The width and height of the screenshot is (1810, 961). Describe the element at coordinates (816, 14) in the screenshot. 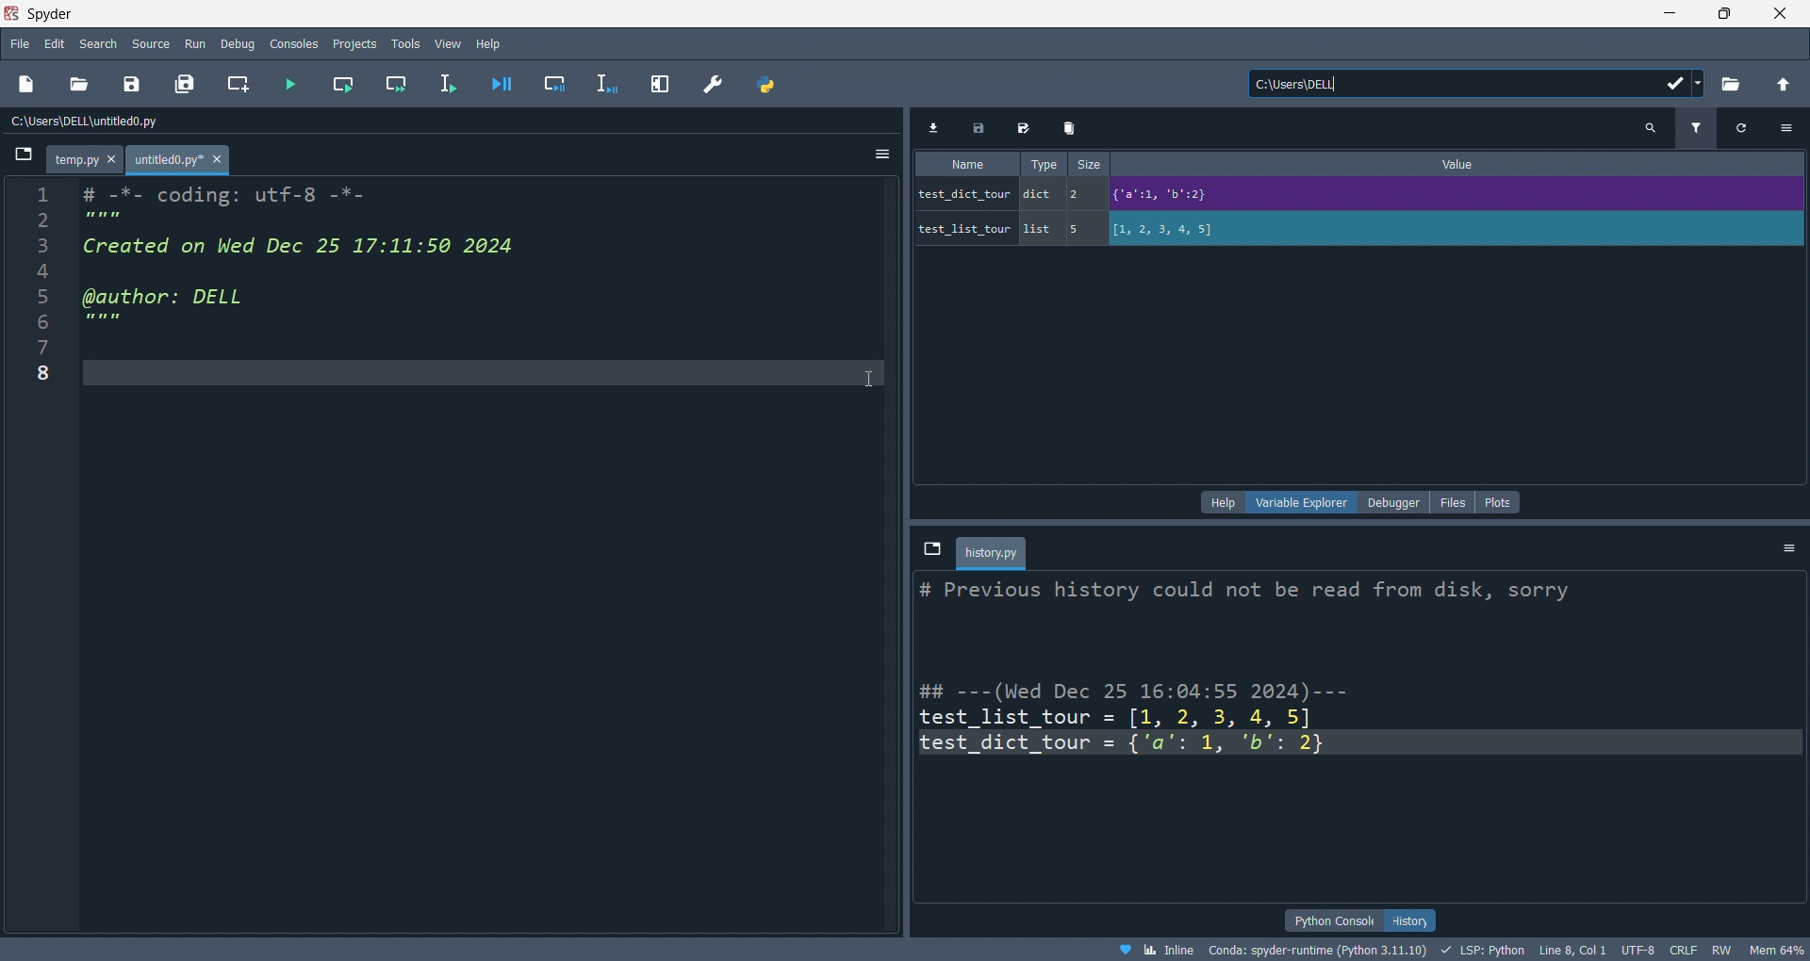

I see `Spyder` at that location.